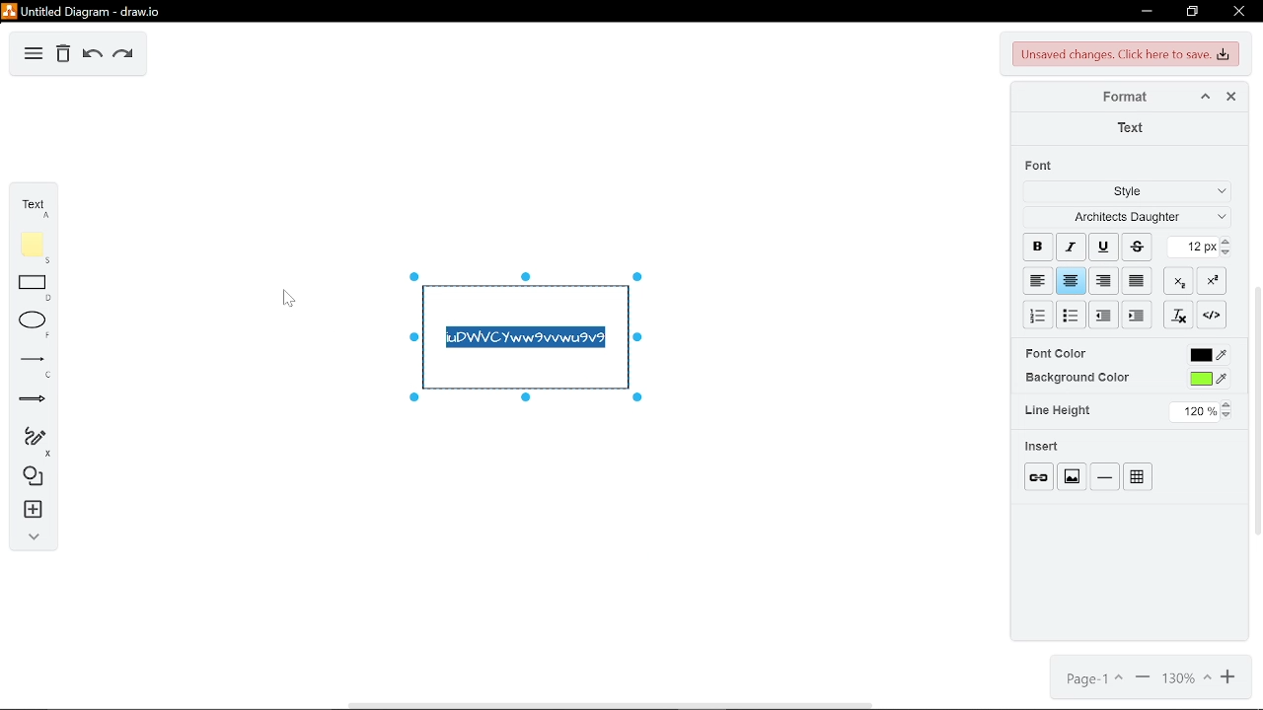 The height and width of the screenshot is (710, 1263). What do you see at coordinates (1180, 315) in the screenshot?
I see `clear formatting` at bounding box center [1180, 315].